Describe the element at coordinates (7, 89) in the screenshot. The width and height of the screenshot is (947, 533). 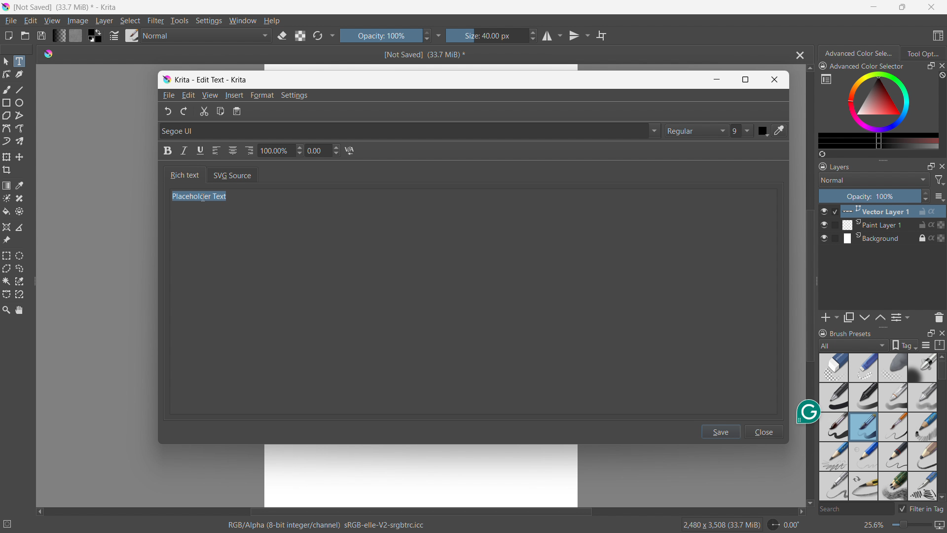
I see `freehand brush tool` at that location.